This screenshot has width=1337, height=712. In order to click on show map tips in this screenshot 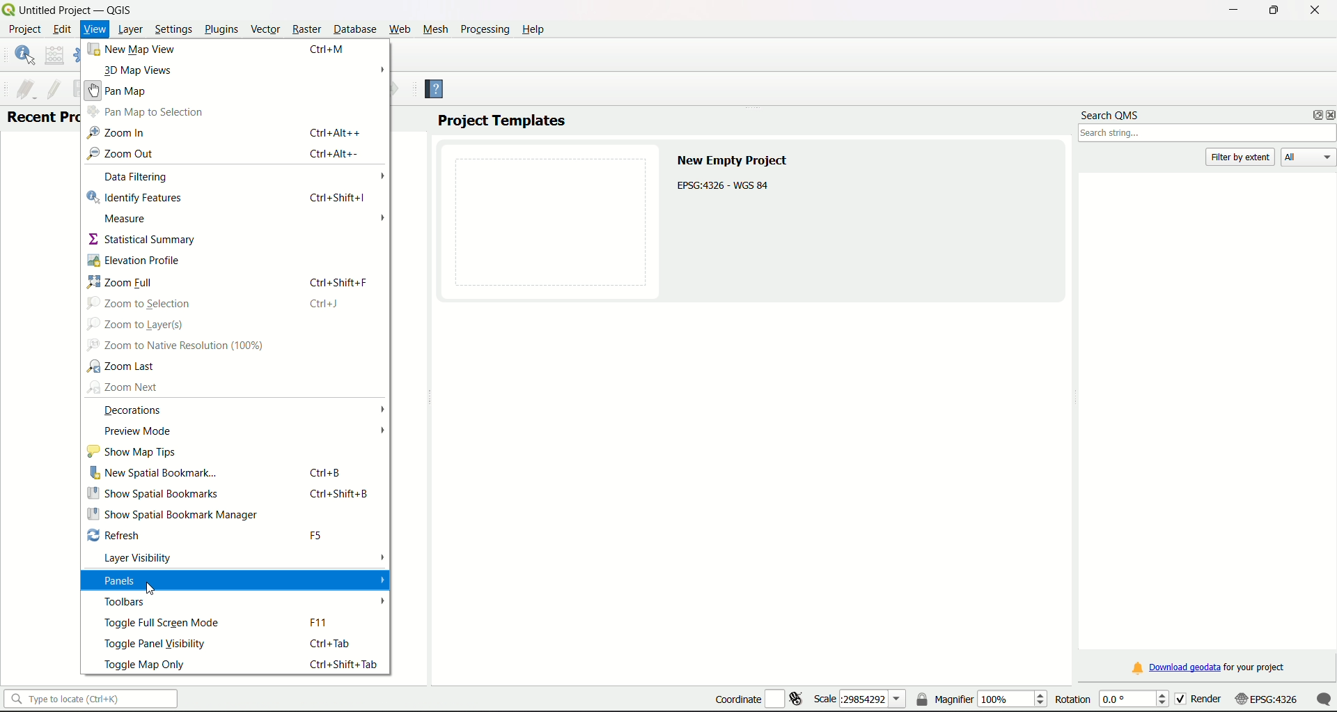, I will do `click(132, 451)`.